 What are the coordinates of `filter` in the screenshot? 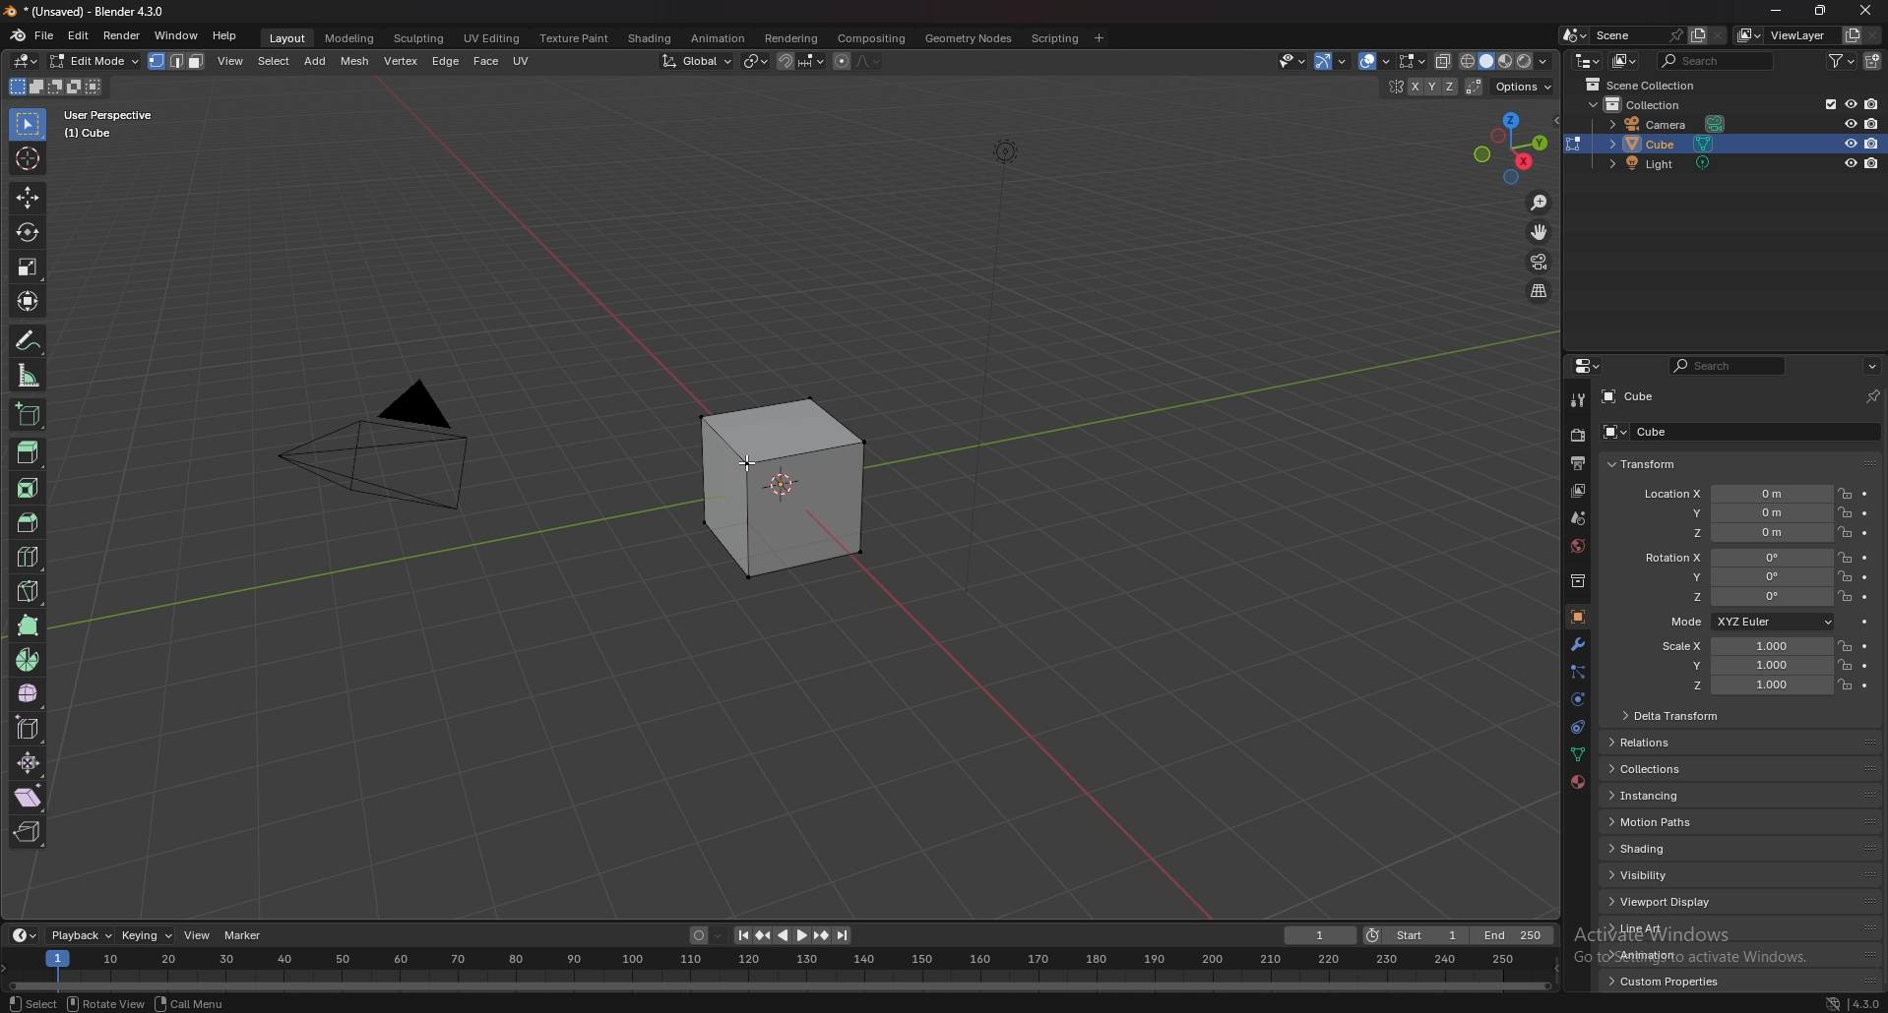 It's located at (1844, 59).